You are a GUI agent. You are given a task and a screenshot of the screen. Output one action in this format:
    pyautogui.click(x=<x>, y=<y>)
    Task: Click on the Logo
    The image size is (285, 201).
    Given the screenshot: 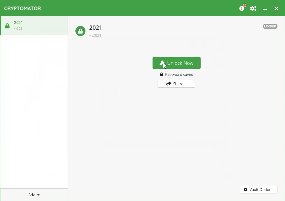 What is the action you would take?
    pyautogui.click(x=23, y=8)
    